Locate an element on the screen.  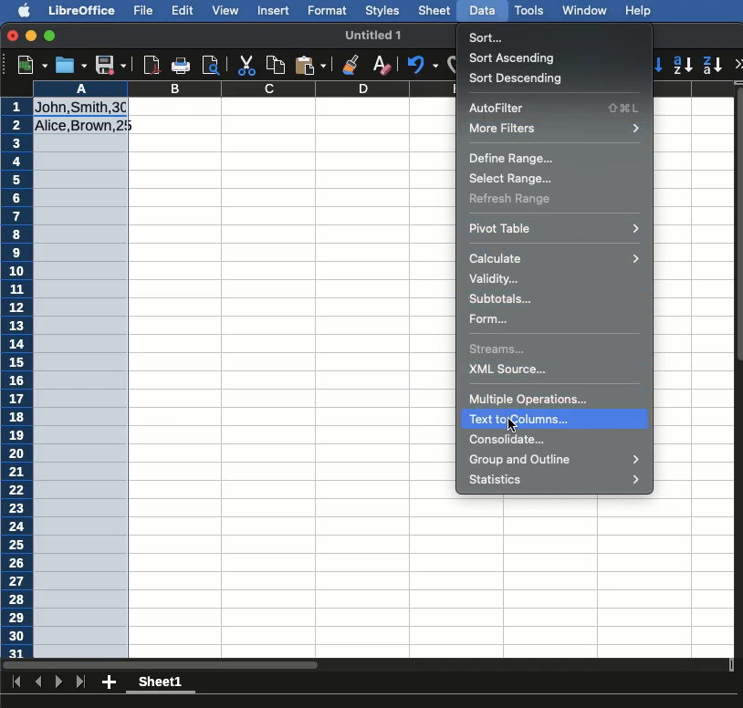
Scroll is located at coordinates (738, 387).